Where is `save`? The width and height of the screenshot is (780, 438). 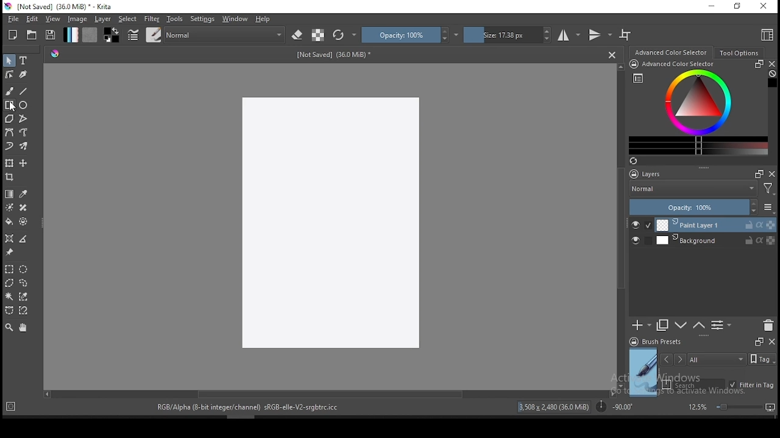
save is located at coordinates (51, 35).